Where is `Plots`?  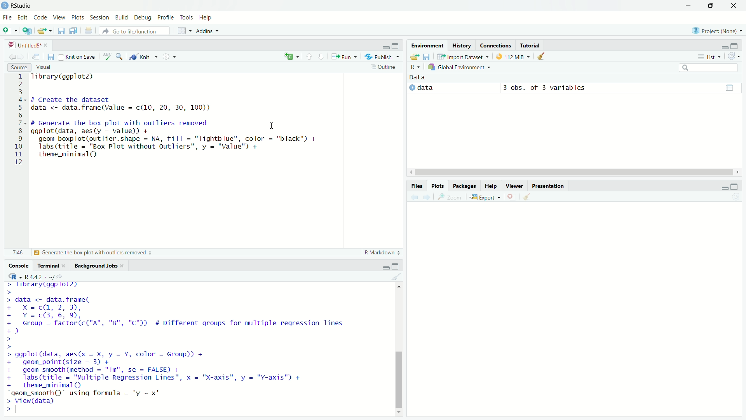
Plots is located at coordinates (435, 185).